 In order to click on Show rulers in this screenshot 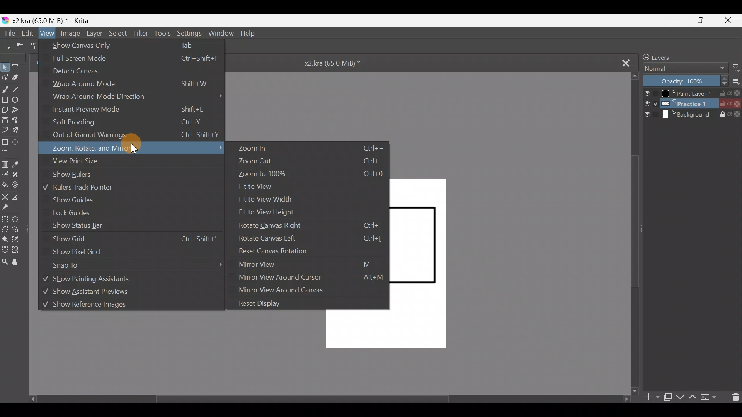, I will do `click(84, 175)`.